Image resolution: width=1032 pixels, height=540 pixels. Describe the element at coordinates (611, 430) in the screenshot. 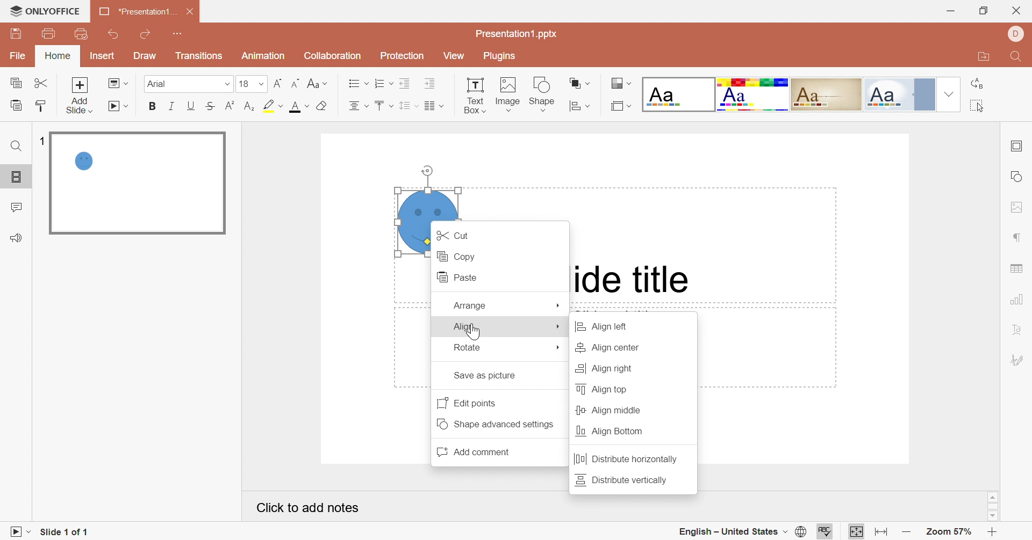

I see `Align Bottom` at that location.